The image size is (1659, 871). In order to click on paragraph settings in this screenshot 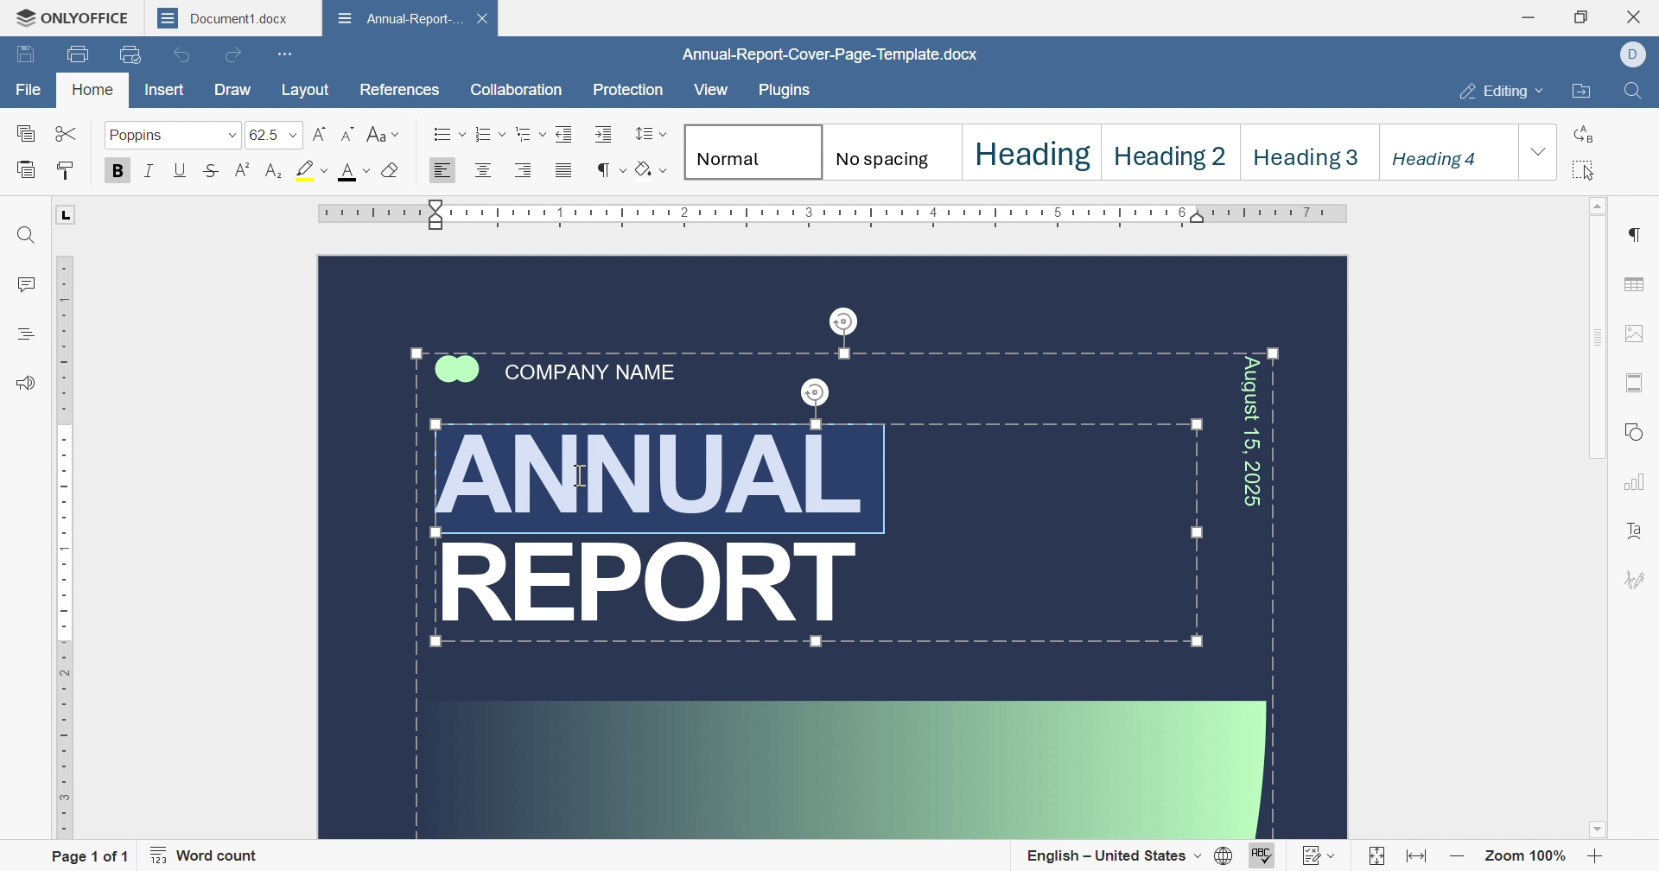, I will do `click(1632, 234)`.